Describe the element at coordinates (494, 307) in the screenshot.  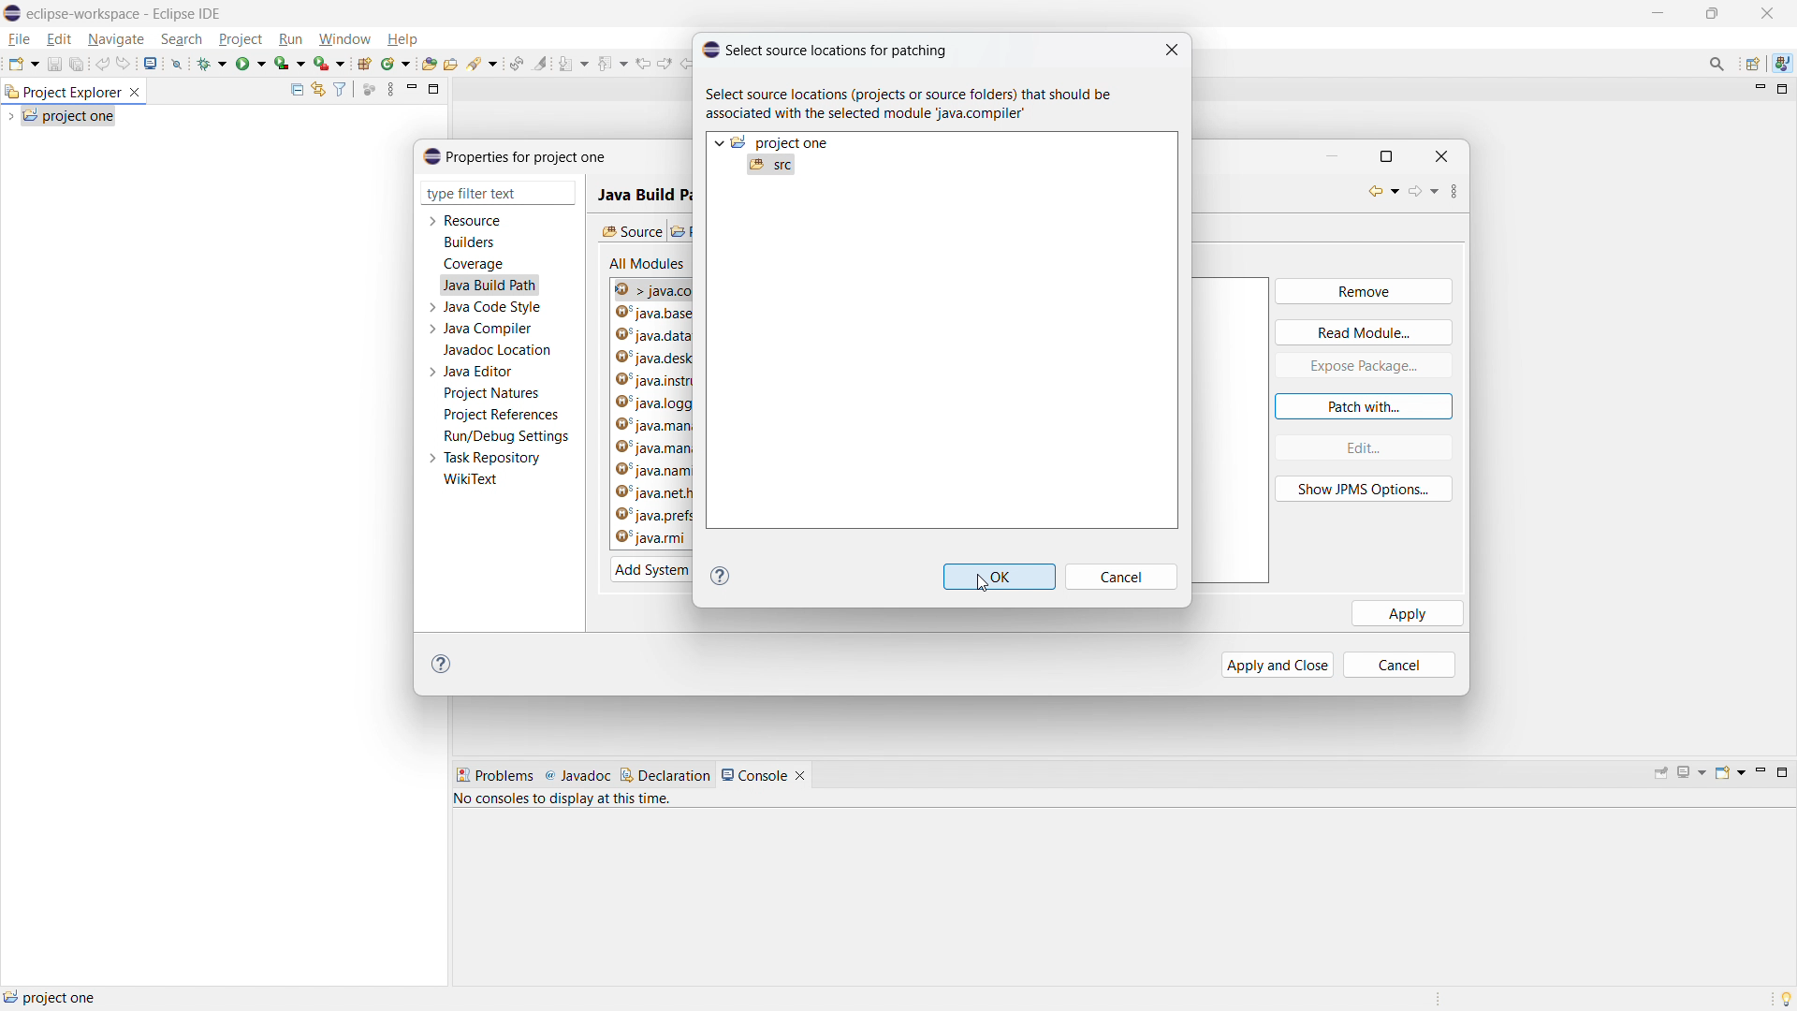
I see `java code style` at that location.